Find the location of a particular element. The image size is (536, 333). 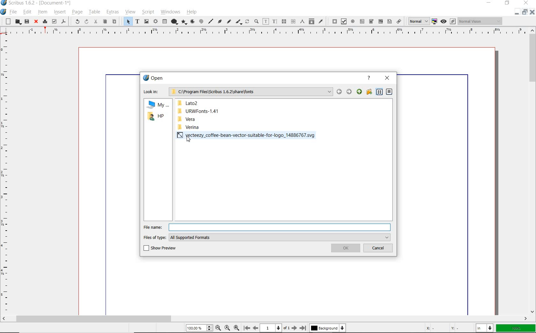

my computer is located at coordinates (159, 104).